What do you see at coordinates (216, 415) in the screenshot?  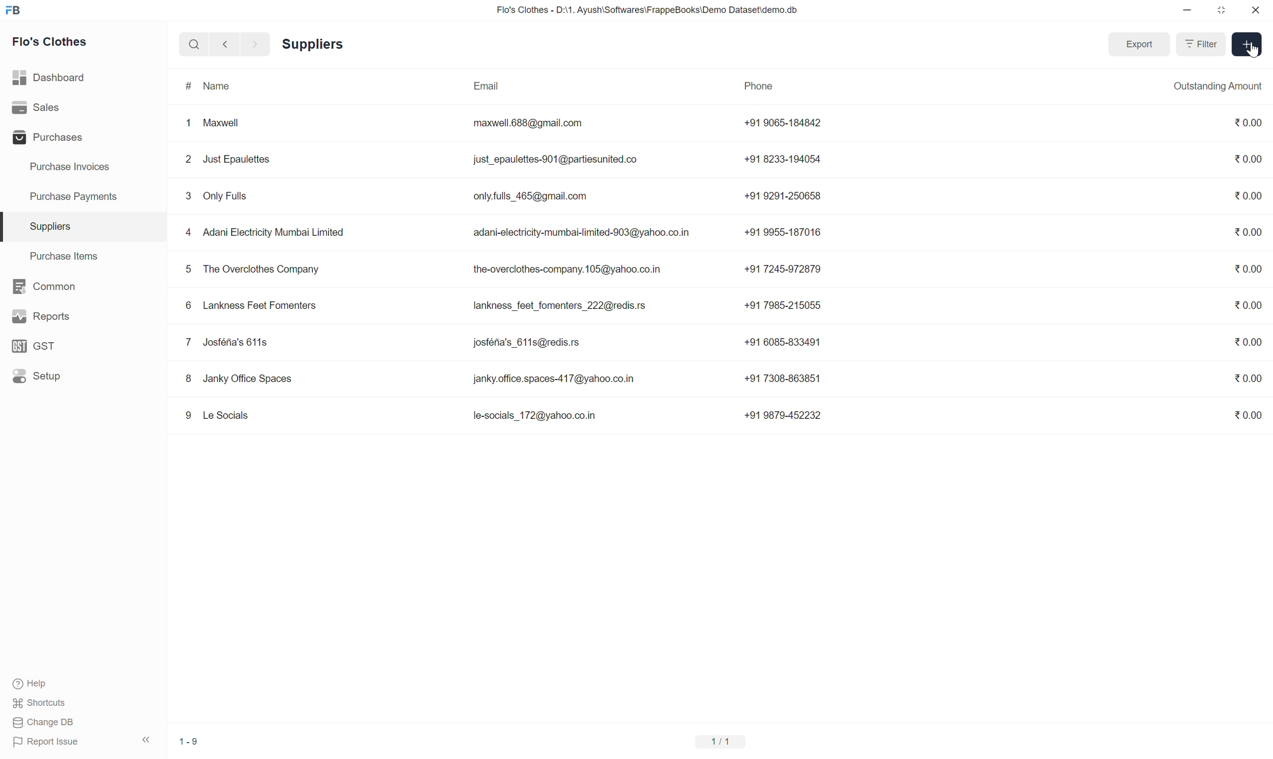 I see `9 Le Socials` at bounding box center [216, 415].